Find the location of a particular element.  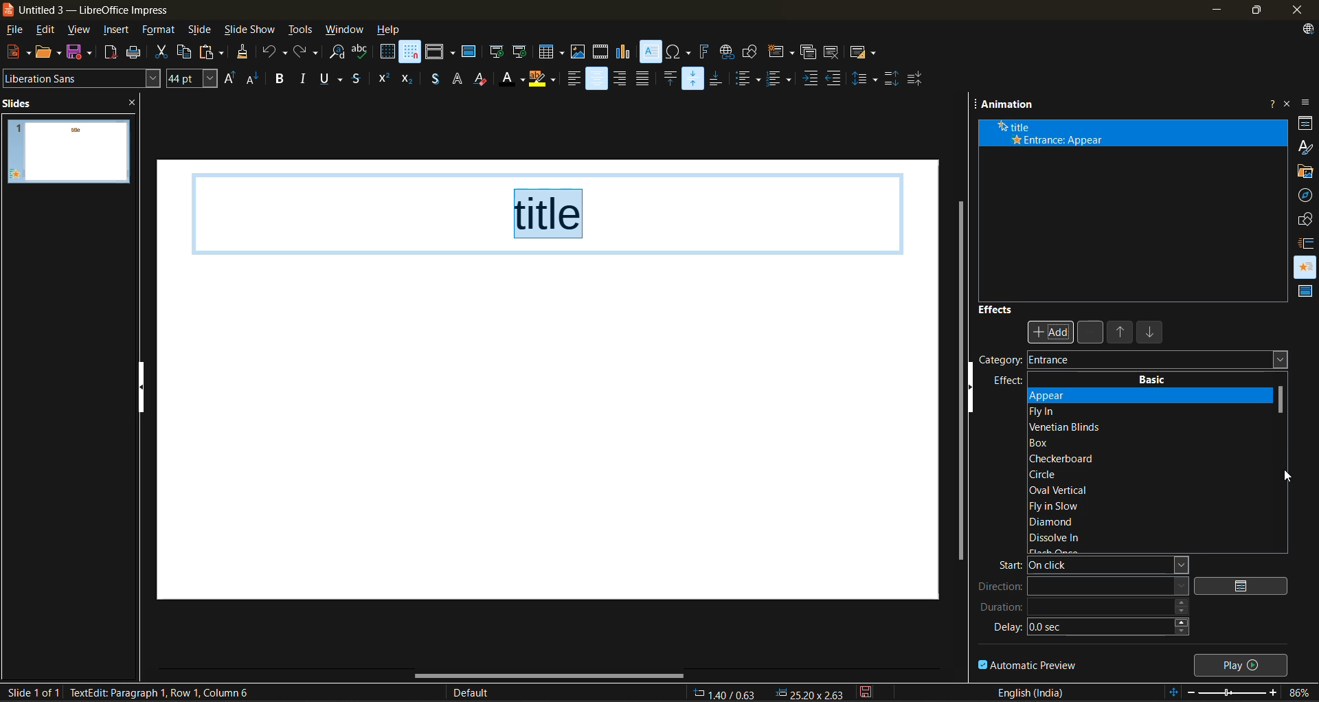

text language is located at coordinates (1031, 692).